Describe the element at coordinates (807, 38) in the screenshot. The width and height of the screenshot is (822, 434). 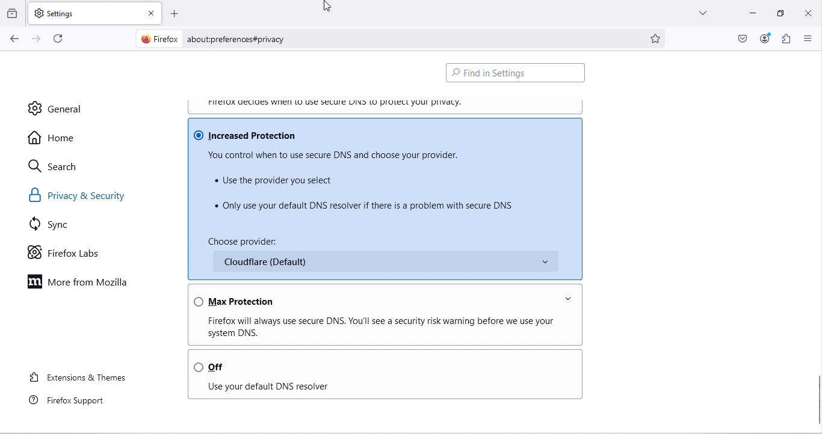
I see `Open application menu` at that location.